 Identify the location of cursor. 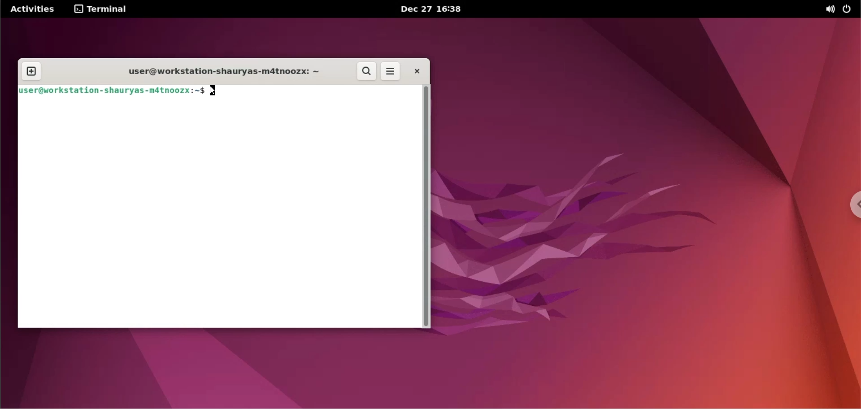
(217, 91).